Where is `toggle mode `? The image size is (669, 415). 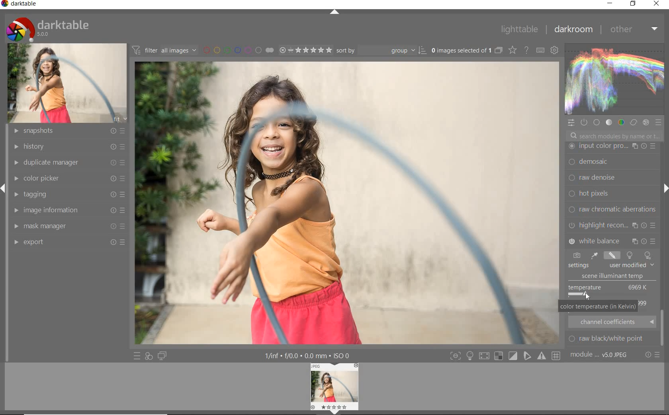 toggle mode  is located at coordinates (557, 356).